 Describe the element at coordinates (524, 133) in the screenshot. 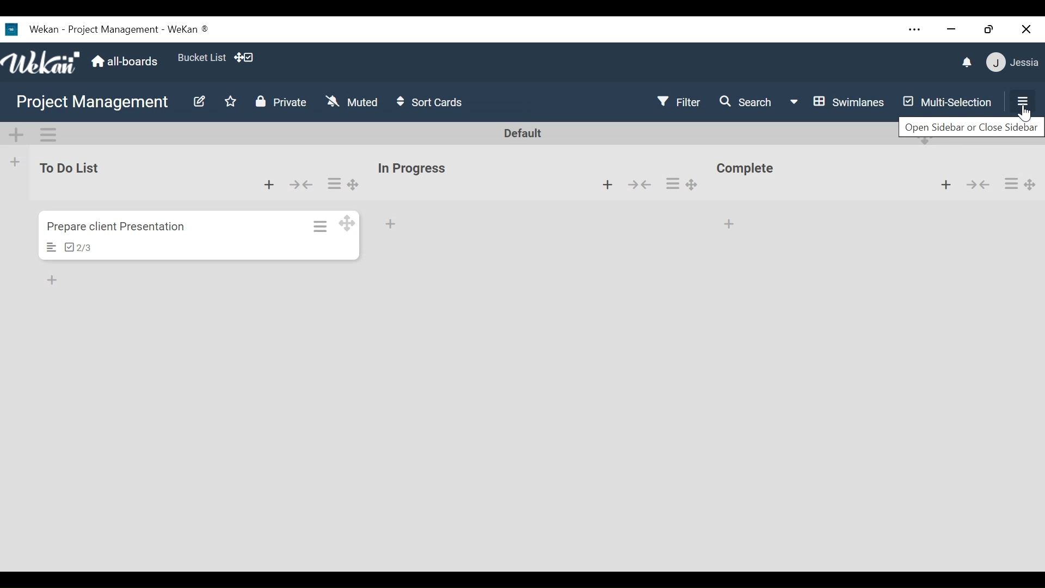

I see `Default` at that location.